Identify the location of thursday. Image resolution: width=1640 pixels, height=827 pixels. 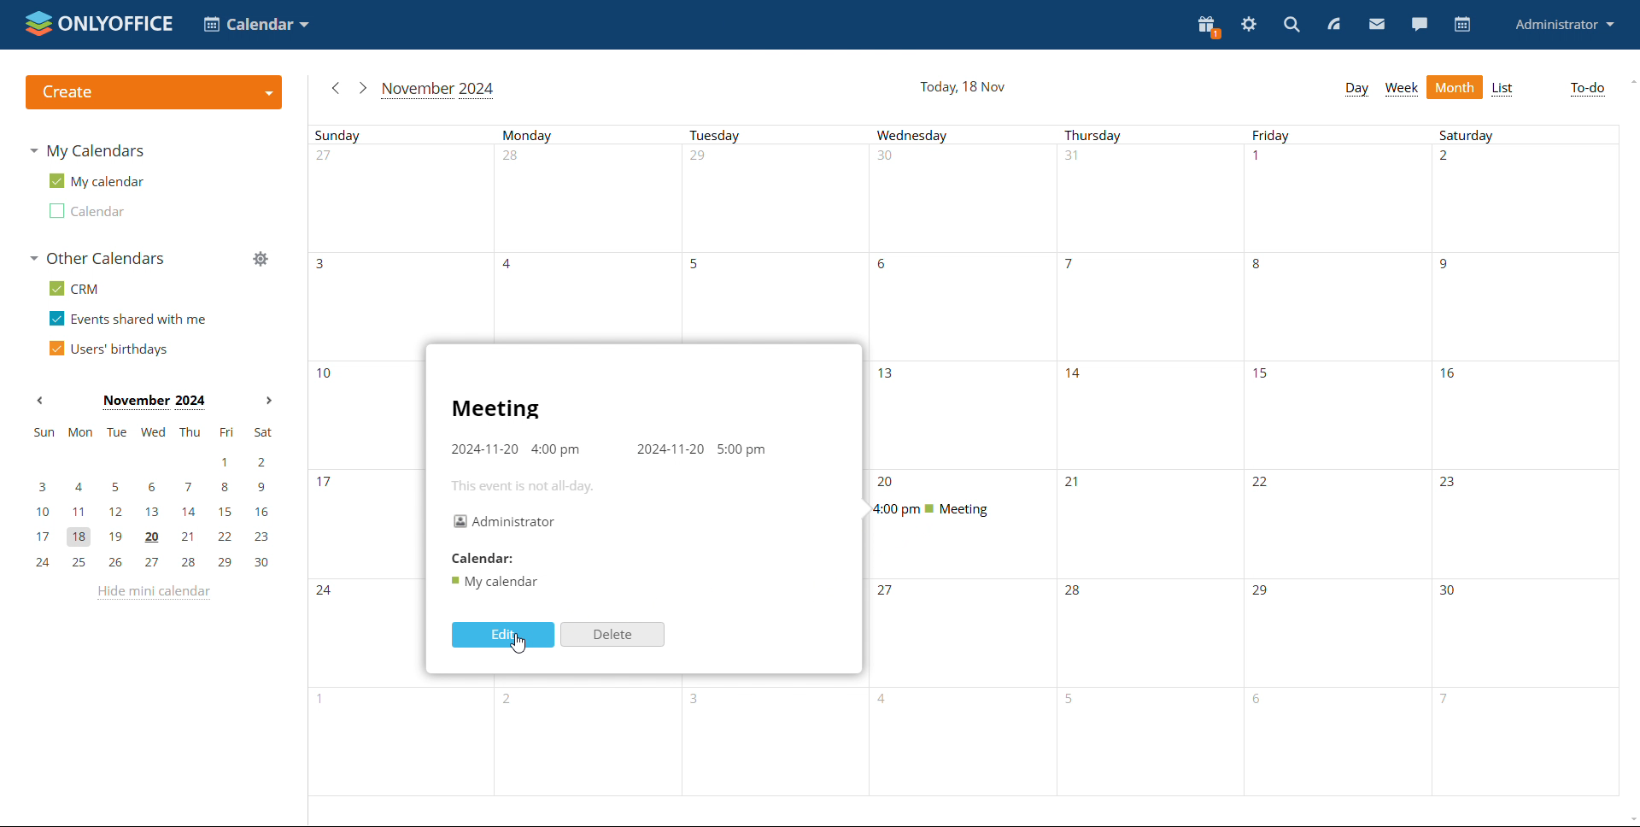
(1151, 460).